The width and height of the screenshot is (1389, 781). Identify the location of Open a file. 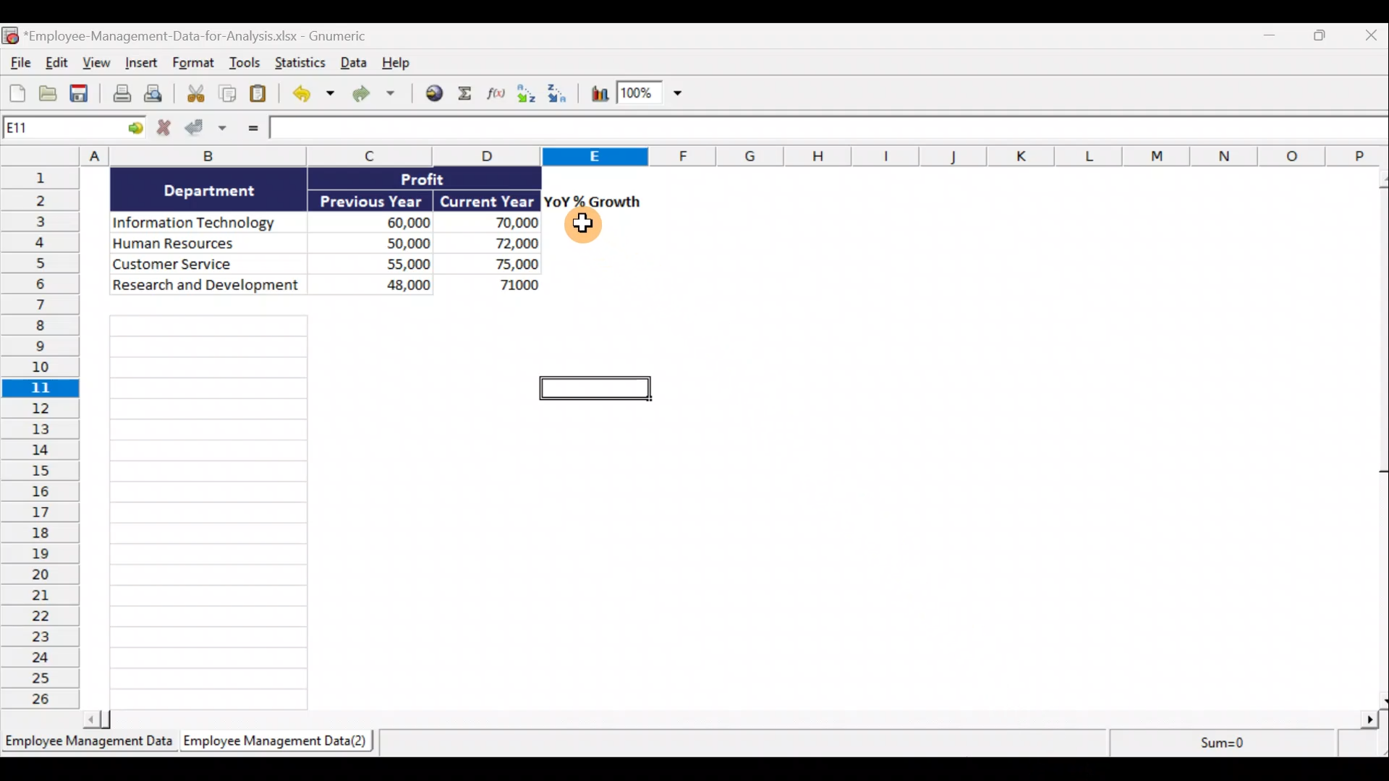
(49, 93).